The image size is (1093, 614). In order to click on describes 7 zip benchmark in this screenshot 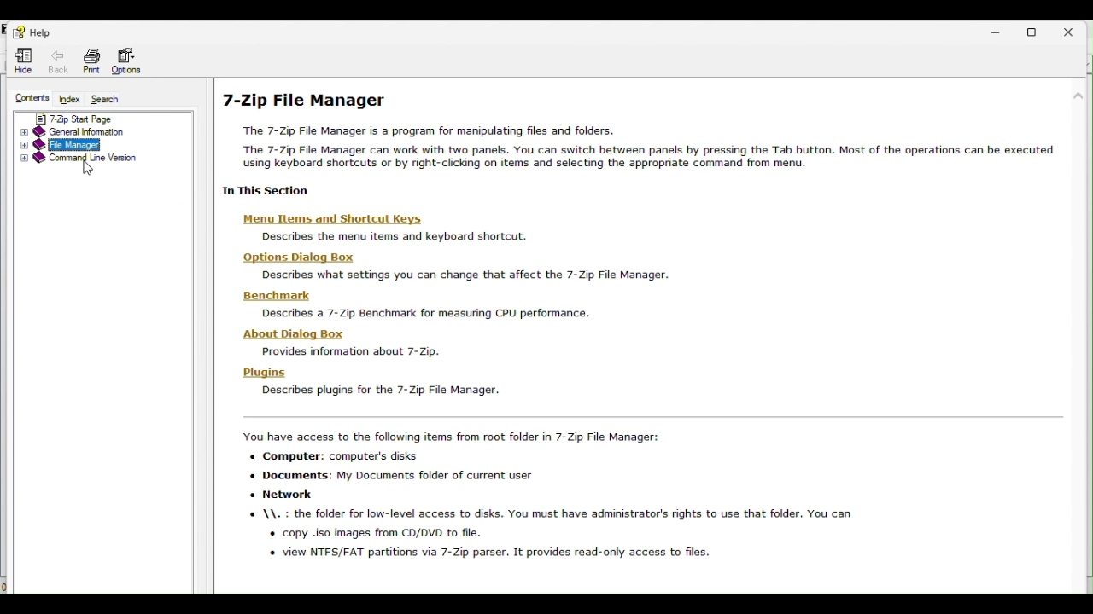, I will do `click(426, 315)`.